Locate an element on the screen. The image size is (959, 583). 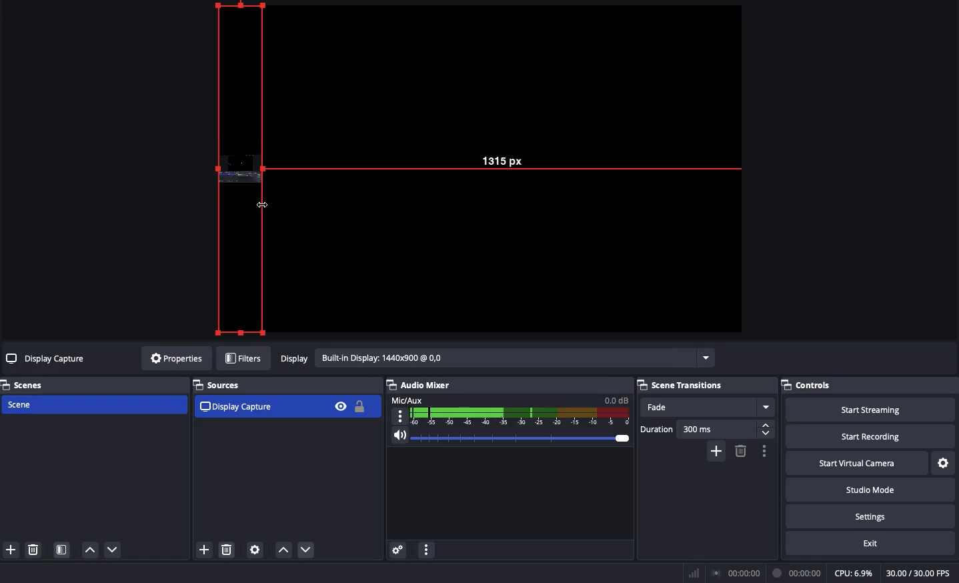
Start virtual camera is located at coordinates (858, 462).